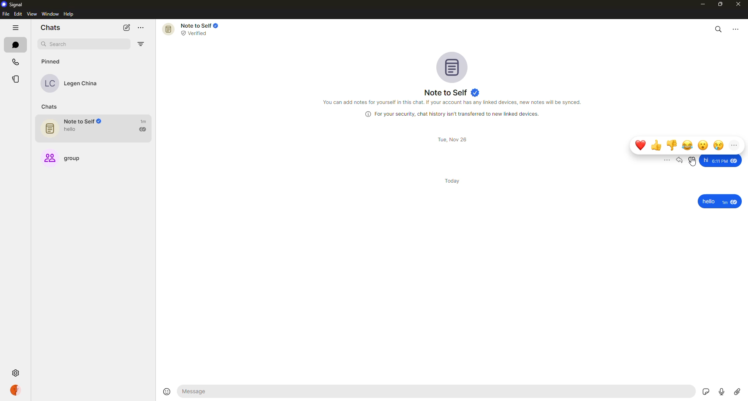  I want to click on search, so click(69, 44).